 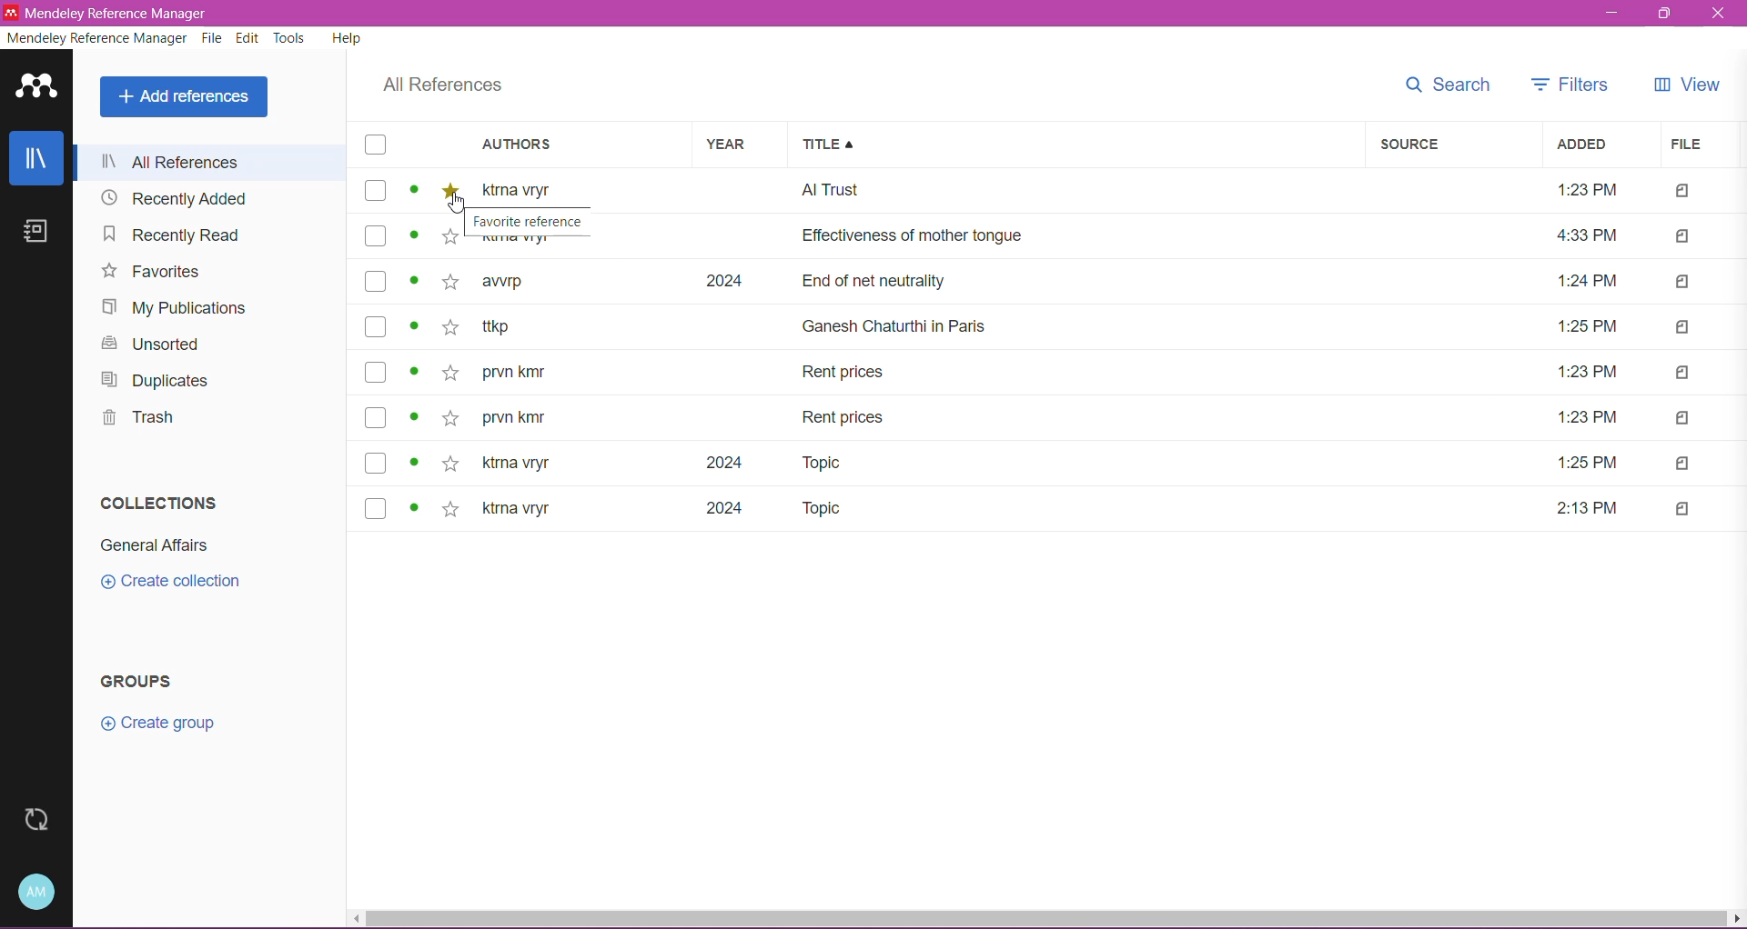 What do you see at coordinates (414, 325) in the screenshot?
I see `Click to see more details` at bounding box center [414, 325].